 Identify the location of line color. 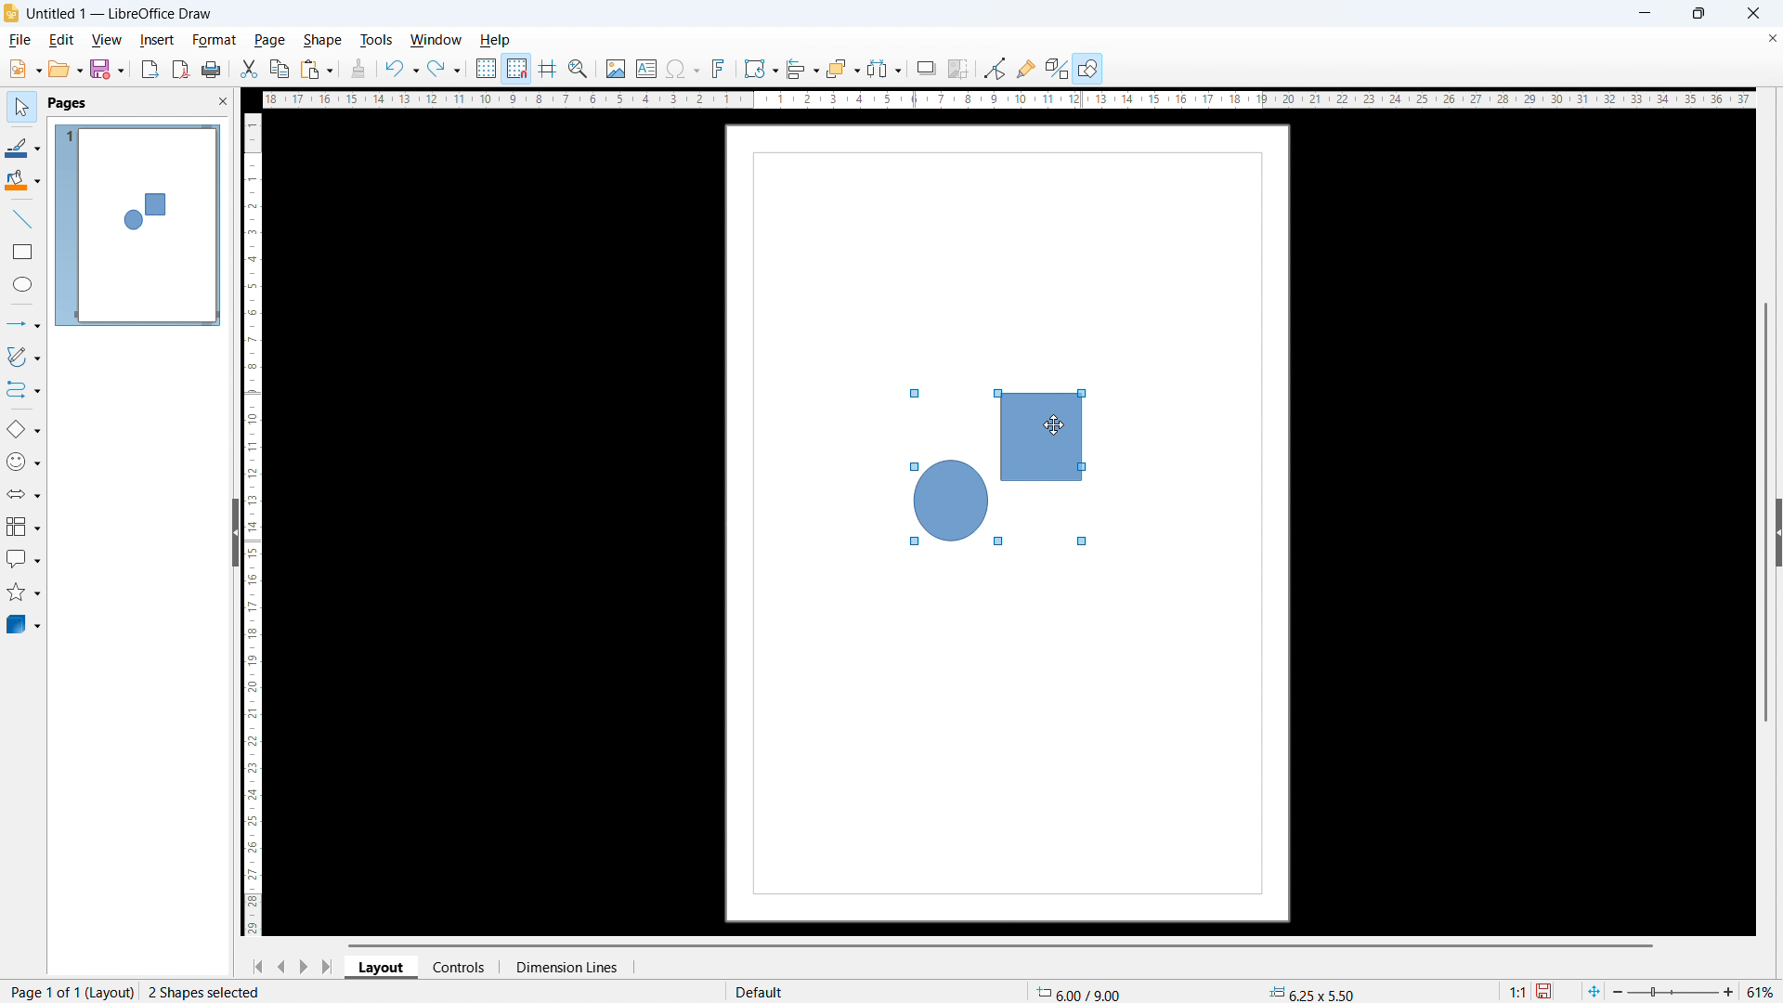
(25, 149).